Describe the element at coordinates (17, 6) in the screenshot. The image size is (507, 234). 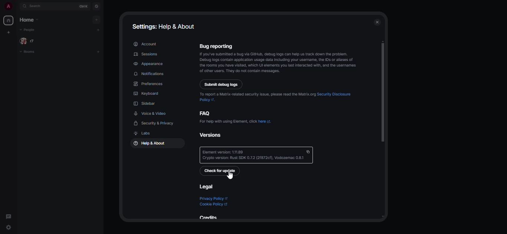
I see `expand` at that location.